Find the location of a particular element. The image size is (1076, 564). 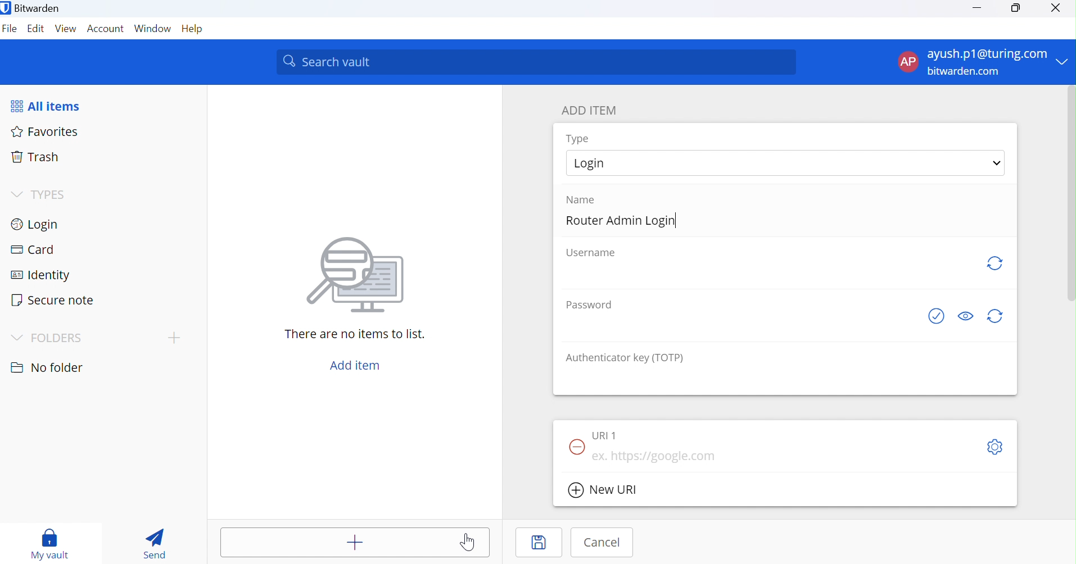

Remove is located at coordinates (576, 448).